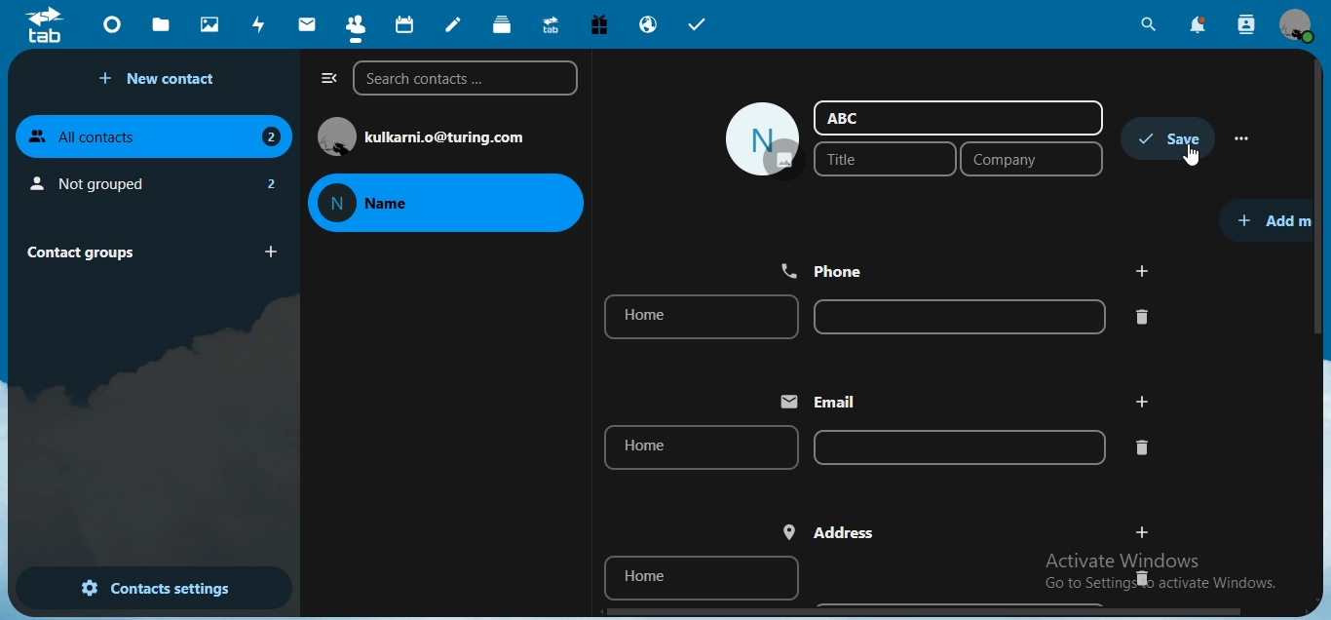 The height and width of the screenshot is (620, 1331). I want to click on contact, so click(355, 23).